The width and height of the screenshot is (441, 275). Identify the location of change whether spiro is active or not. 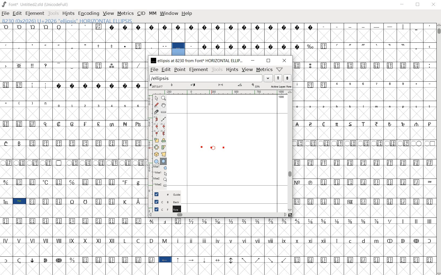
(163, 118).